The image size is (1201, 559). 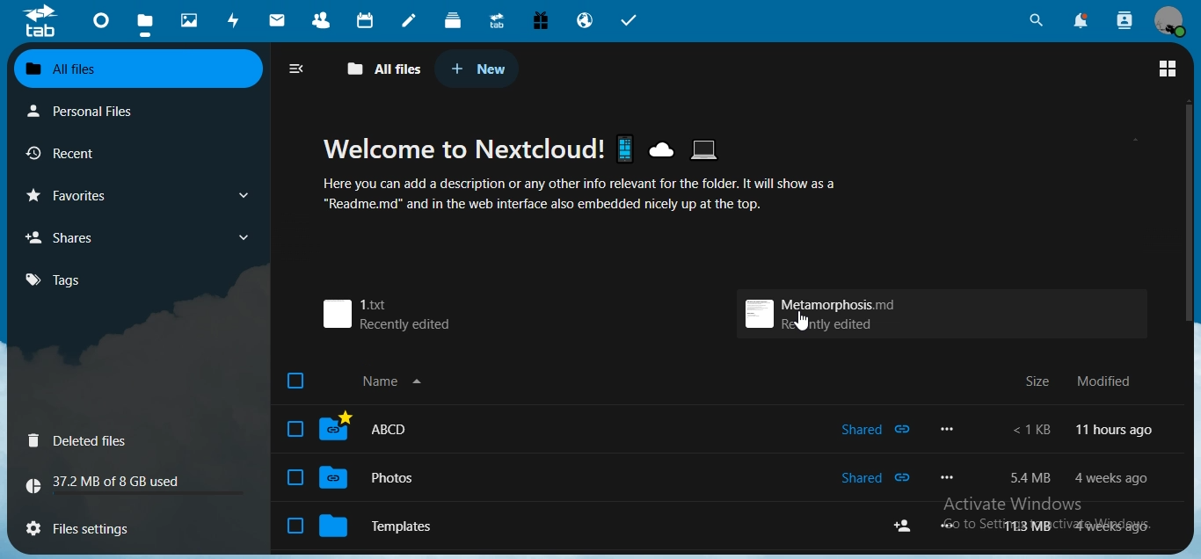 I want to click on tags, so click(x=60, y=281).